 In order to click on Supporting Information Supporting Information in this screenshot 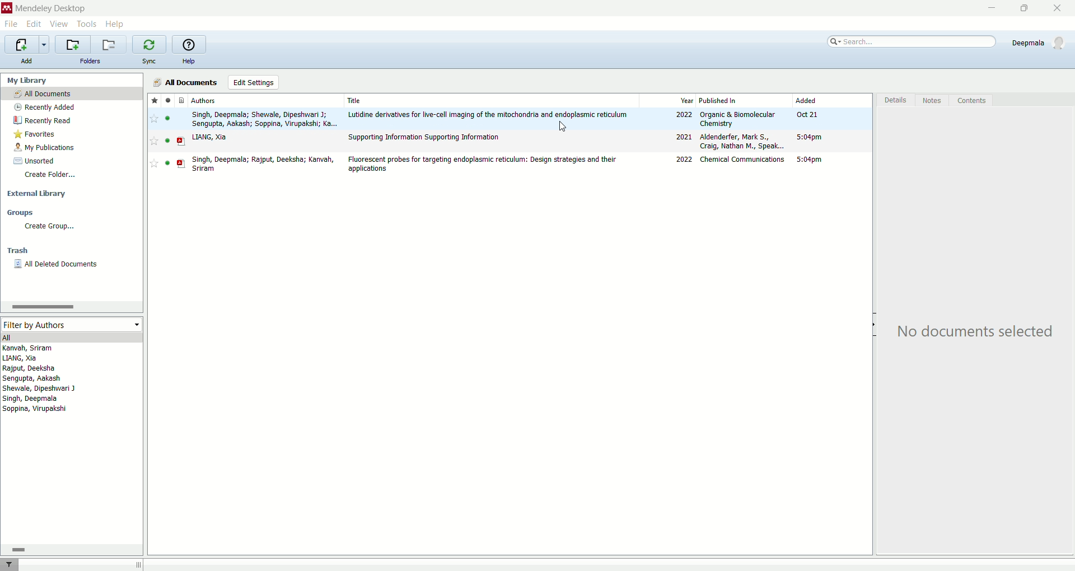, I will do `click(424, 138)`.